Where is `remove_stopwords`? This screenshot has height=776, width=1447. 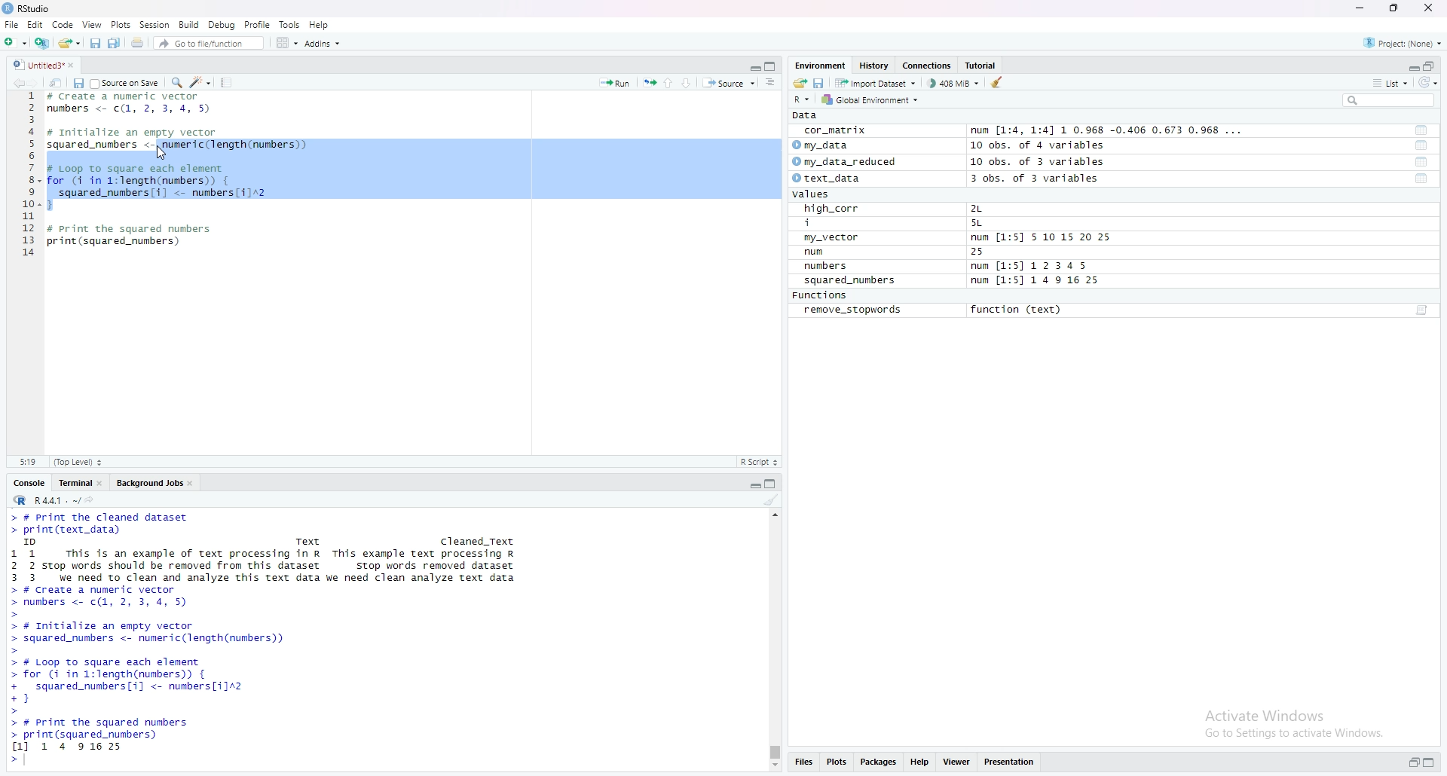 remove_stopwords is located at coordinates (853, 310).